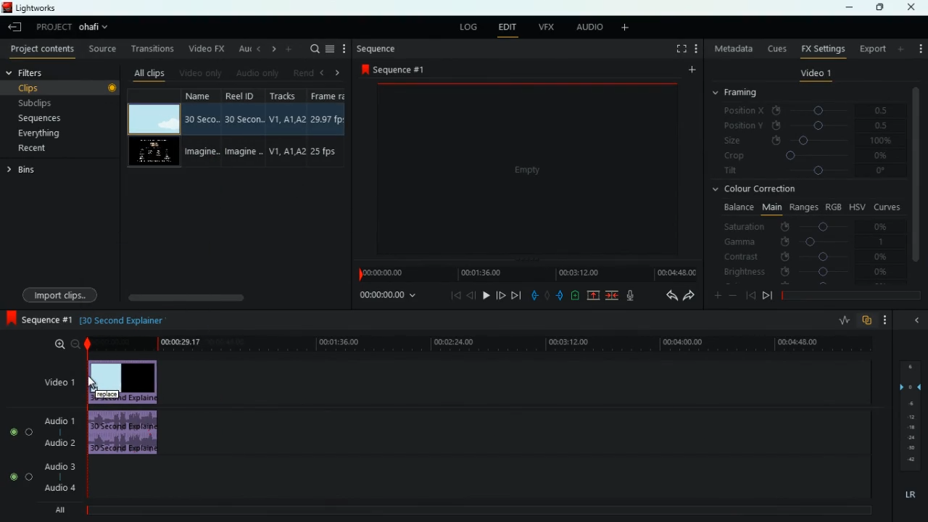  Describe the element at coordinates (914, 321) in the screenshot. I see `close` at that location.